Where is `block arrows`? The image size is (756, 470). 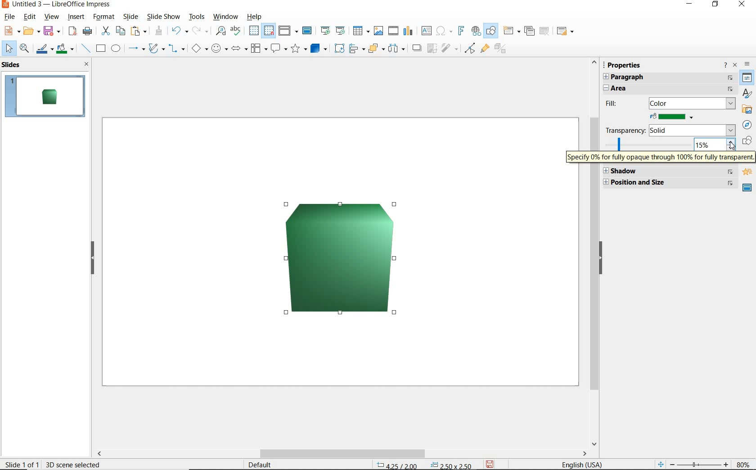 block arrows is located at coordinates (239, 48).